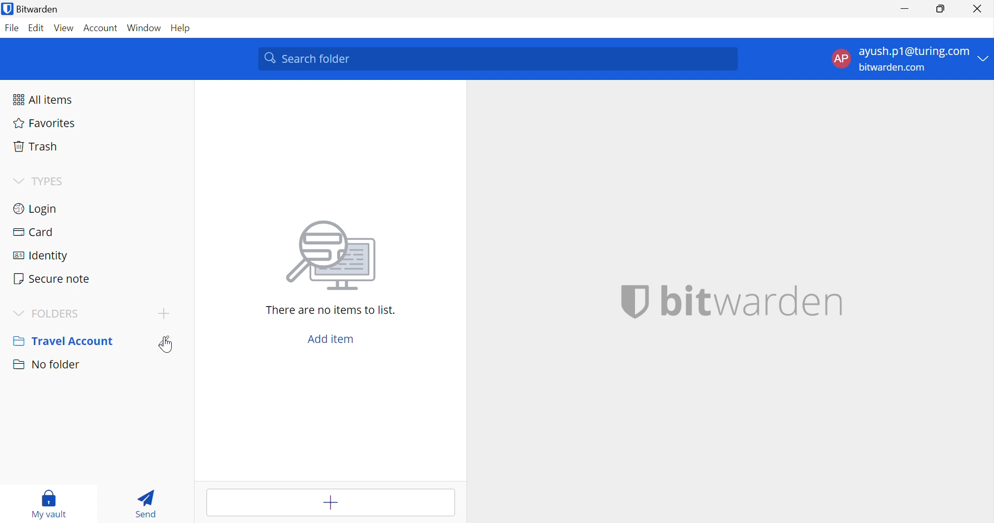 The image size is (994, 523). Describe the element at coordinates (332, 310) in the screenshot. I see `There are no items to list` at that location.